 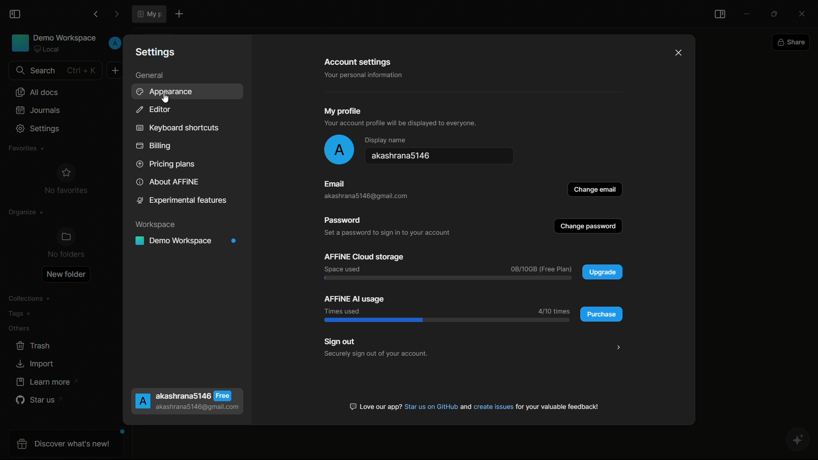 What do you see at coordinates (39, 110) in the screenshot?
I see `journals` at bounding box center [39, 110].